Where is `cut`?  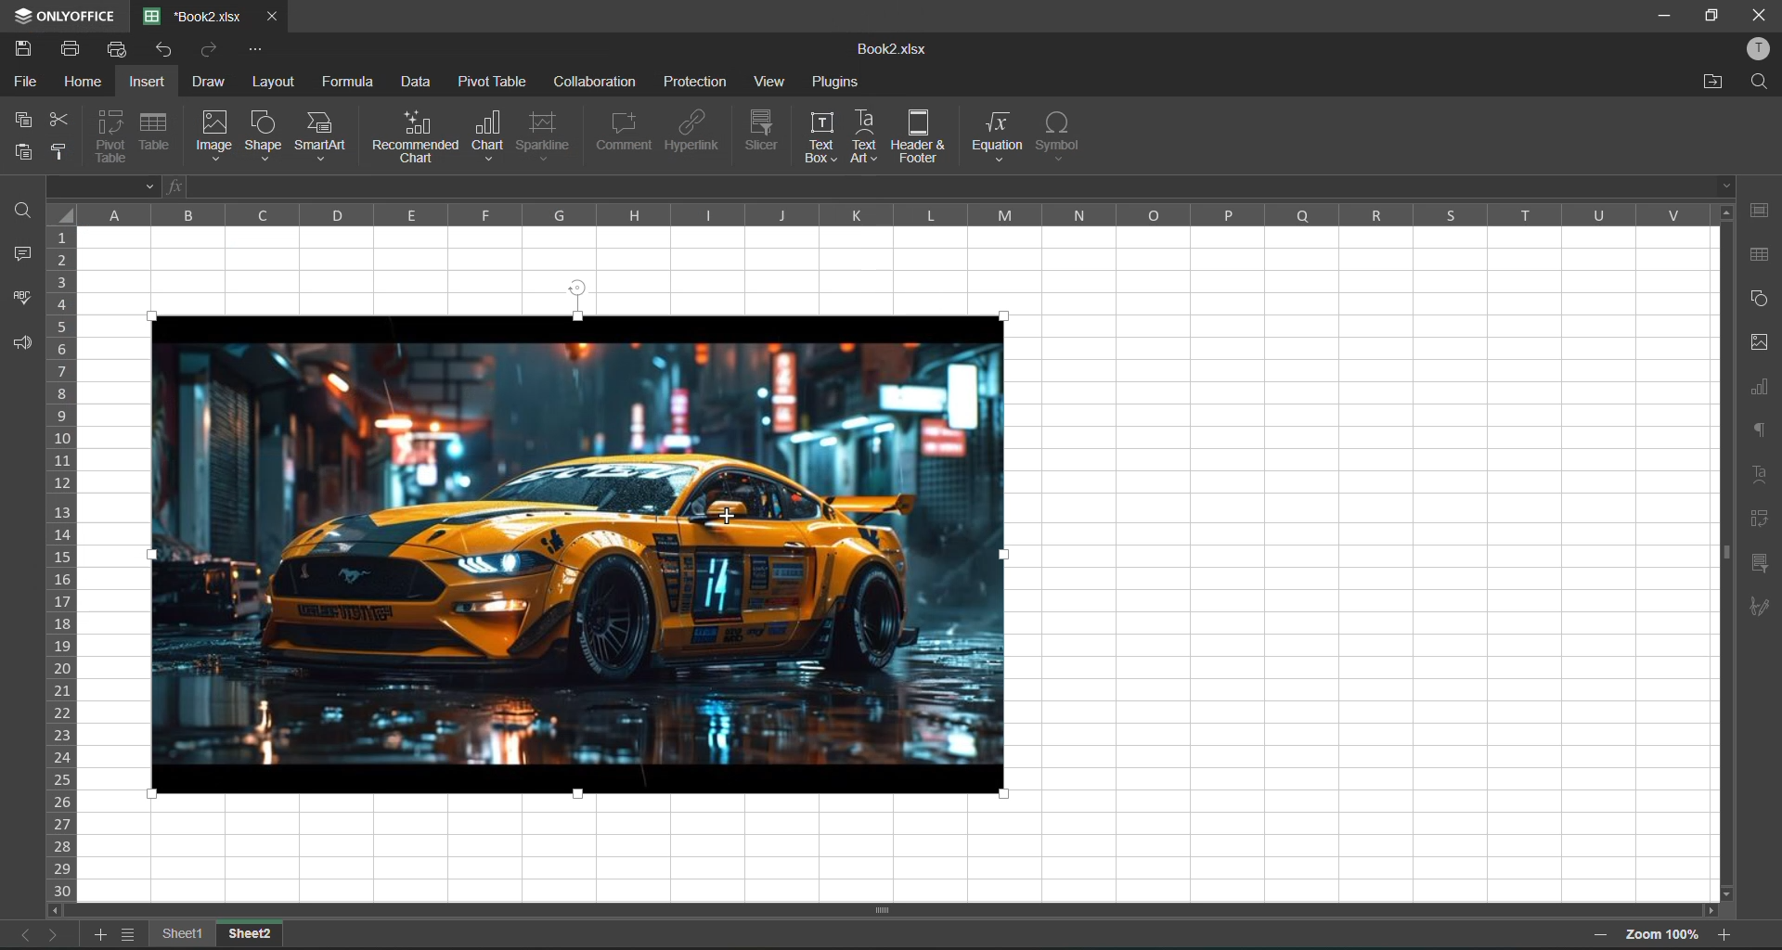
cut is located at coordinates (63, 120).